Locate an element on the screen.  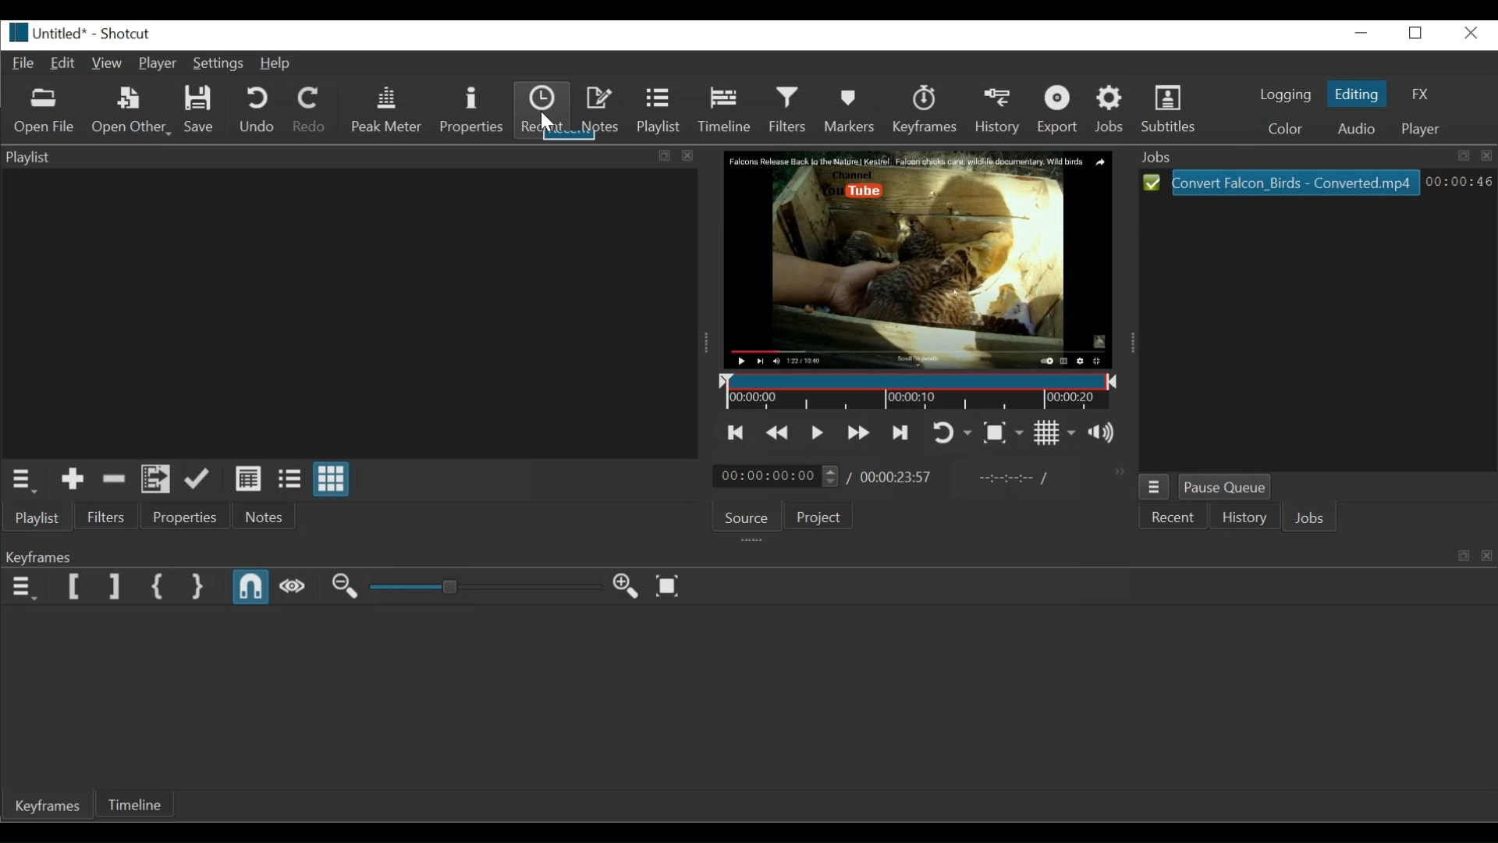
Keyframe menu is located at coordinates (26, 587).